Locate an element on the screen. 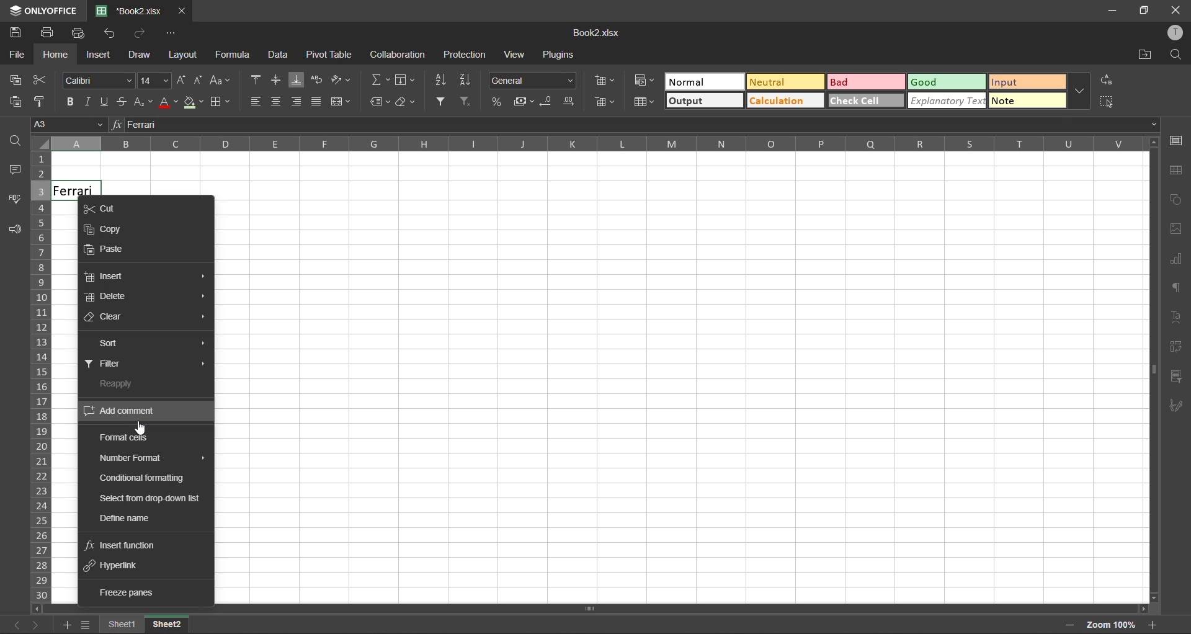  orientation is located at coordinates (339, 79).